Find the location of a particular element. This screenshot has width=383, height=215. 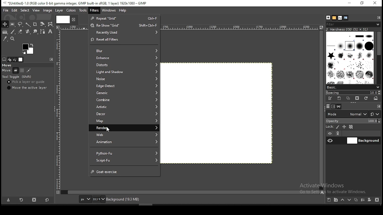

reshow is located at coordinates (124, 25).